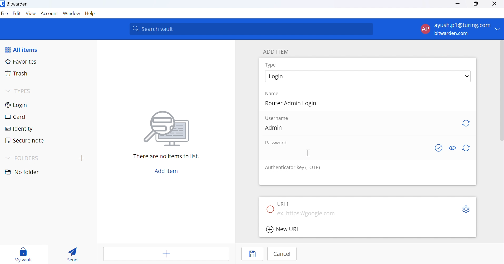 The width and height of the screenshot is (504, 264). I want to click on add items, so click(166, 254).